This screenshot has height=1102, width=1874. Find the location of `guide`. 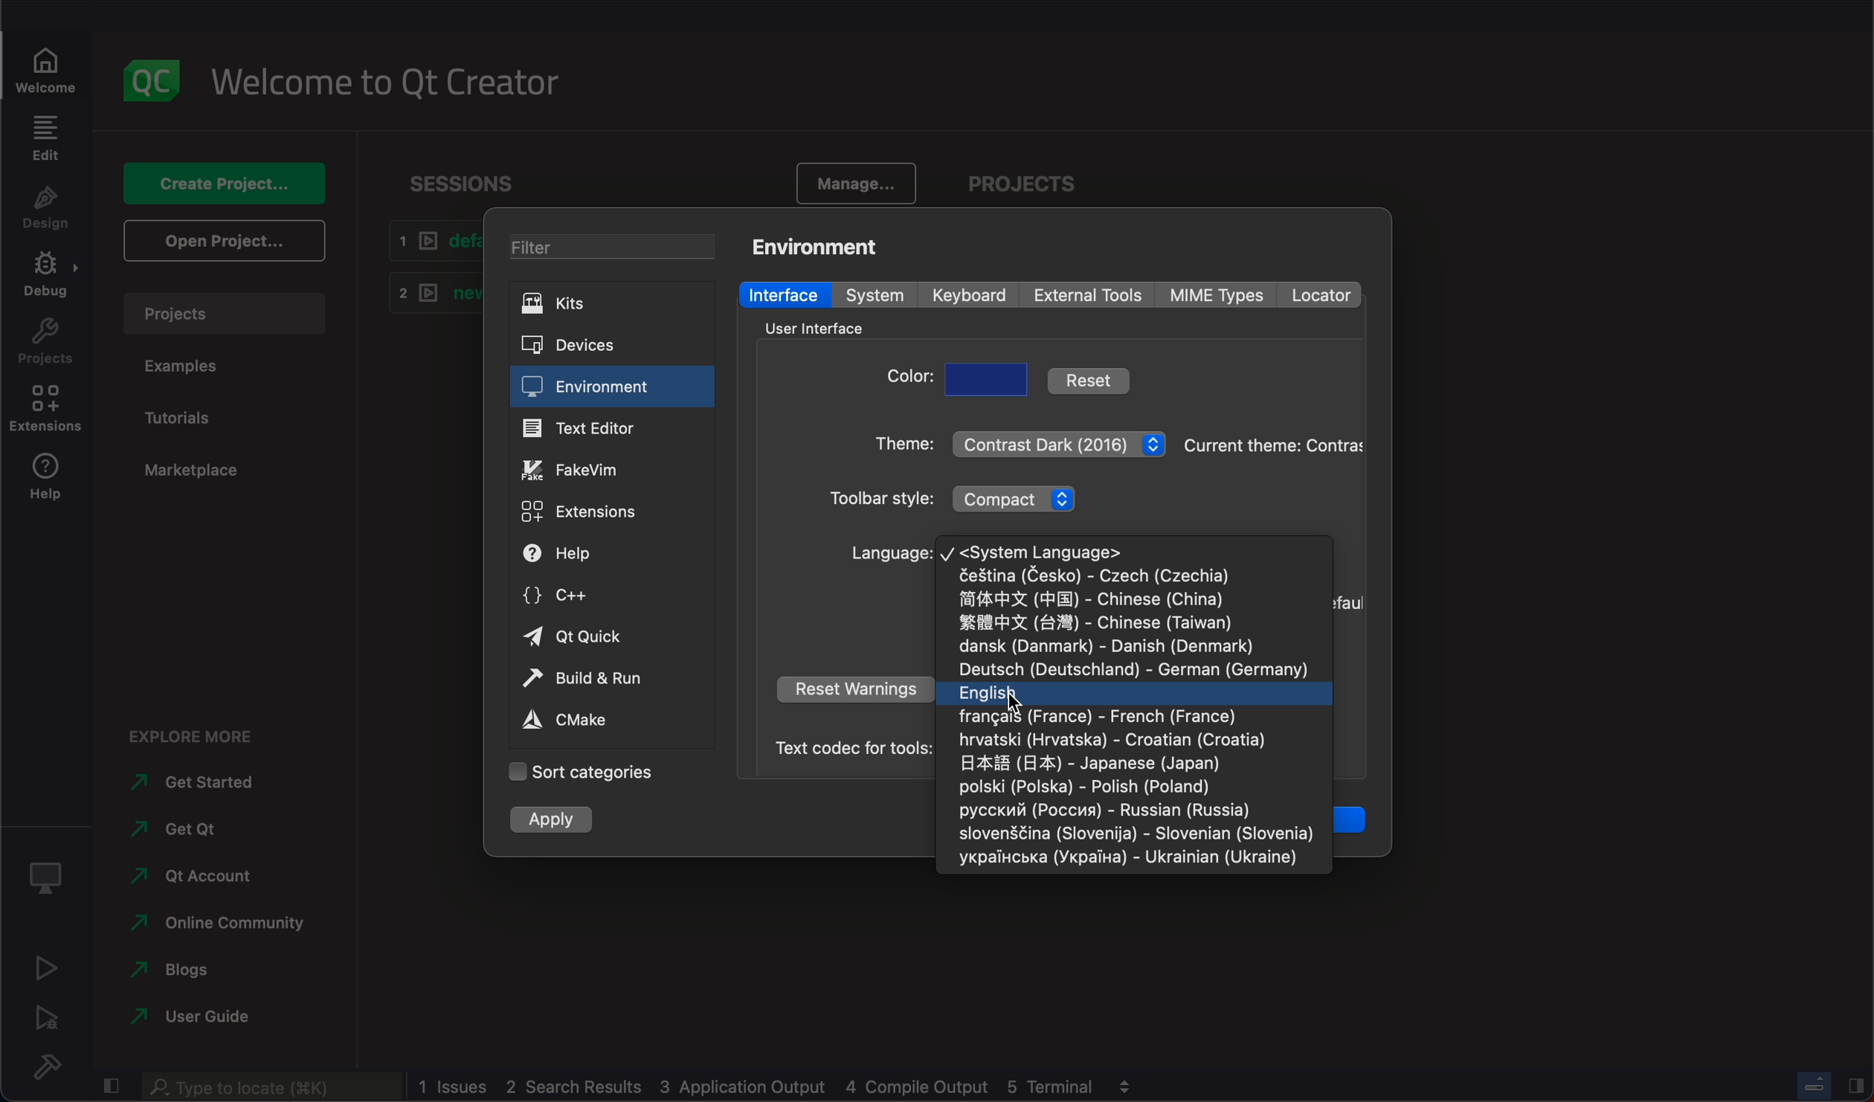

guide is located at coordinates (186, 1017).